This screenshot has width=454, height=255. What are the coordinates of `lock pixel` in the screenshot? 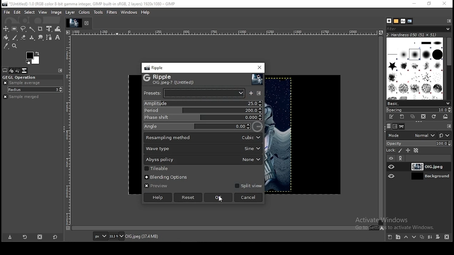 It's located at (400, 151).